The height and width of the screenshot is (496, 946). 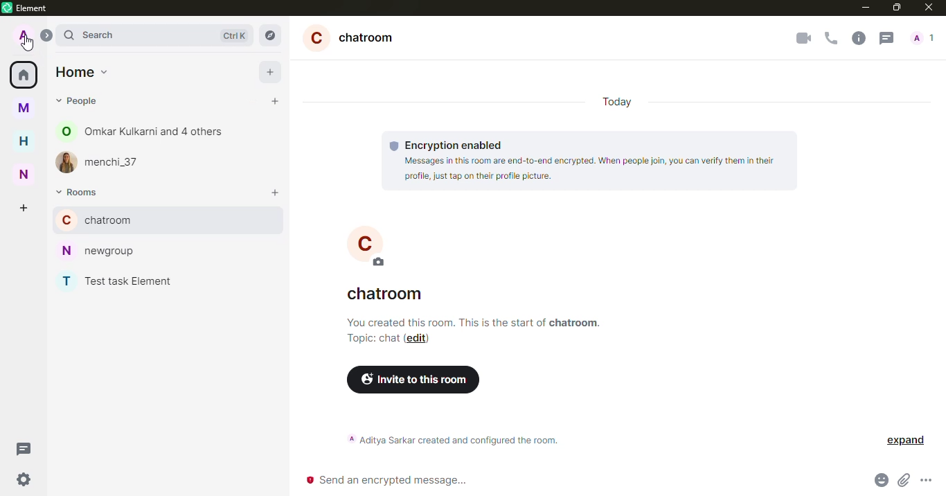 I want to click on ctrl K, so click(x=232, y=35).